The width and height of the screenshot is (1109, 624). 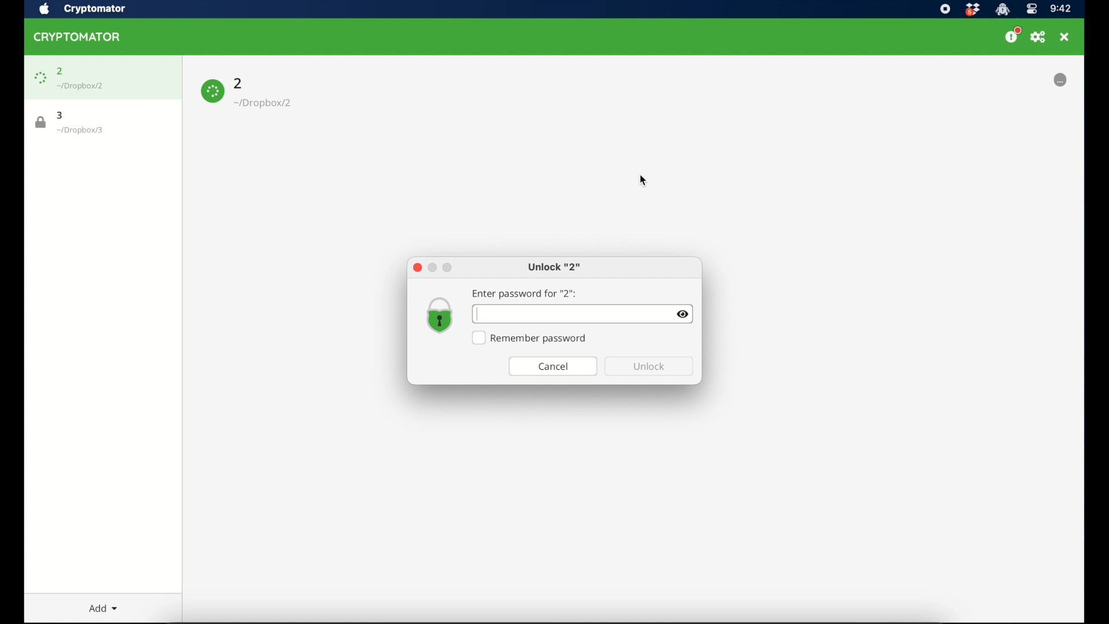 I want to click on 2, so click(x=239, y=82).